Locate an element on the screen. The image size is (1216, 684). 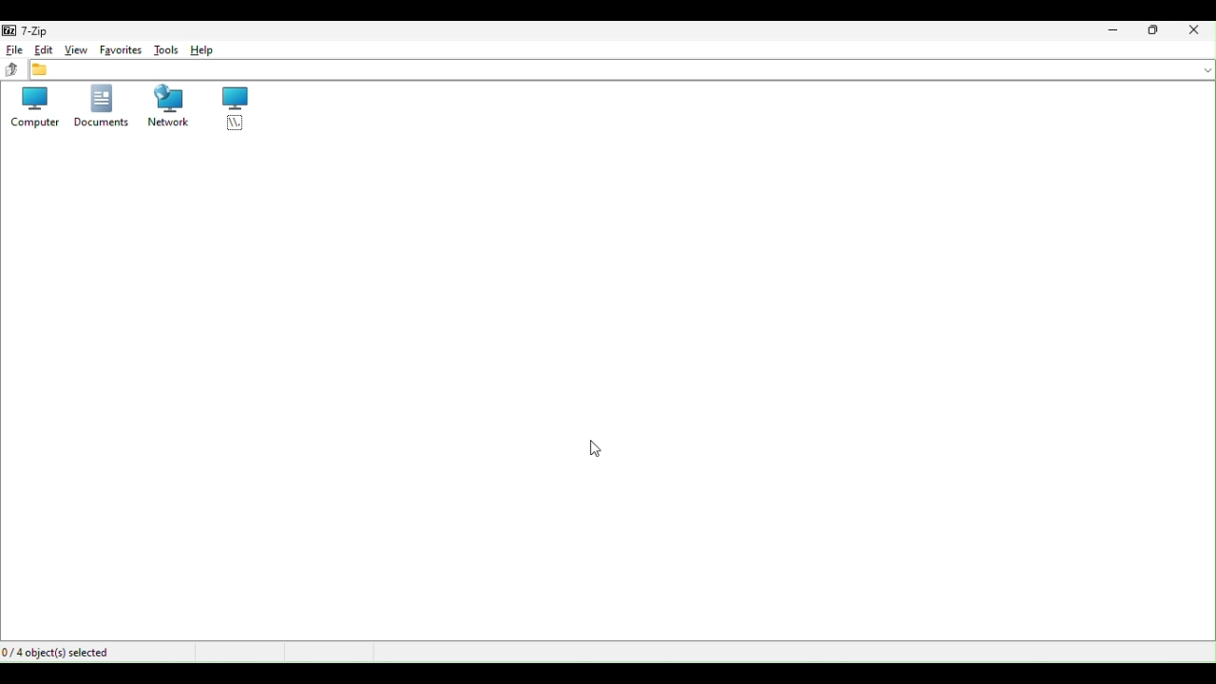
View is located at coordinates (75, 50).